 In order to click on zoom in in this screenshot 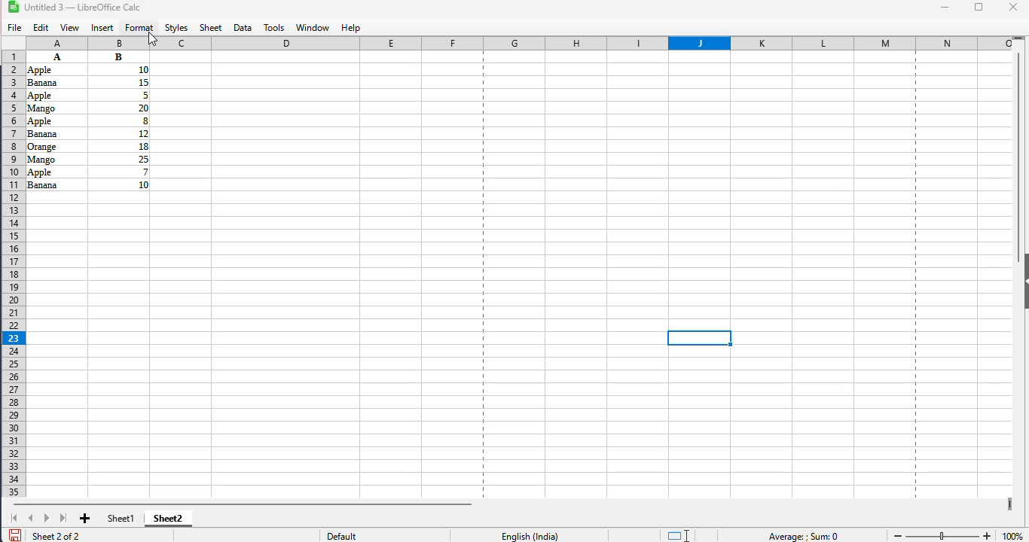, I will do `click(988, 534)`.